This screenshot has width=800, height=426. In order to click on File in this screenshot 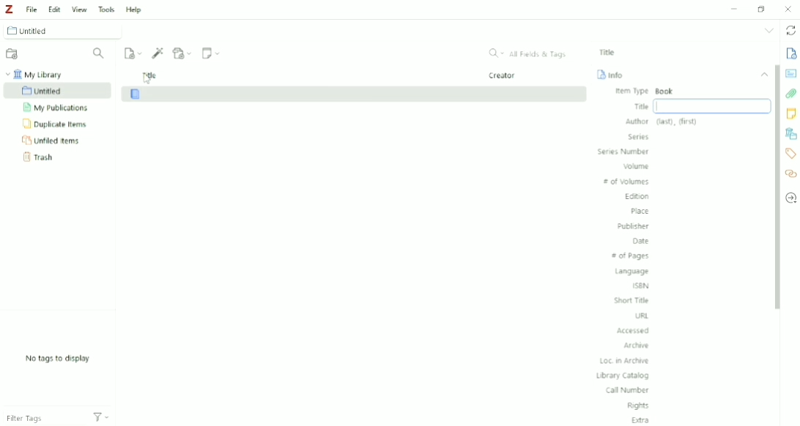, I will do `click(31, 9)`.